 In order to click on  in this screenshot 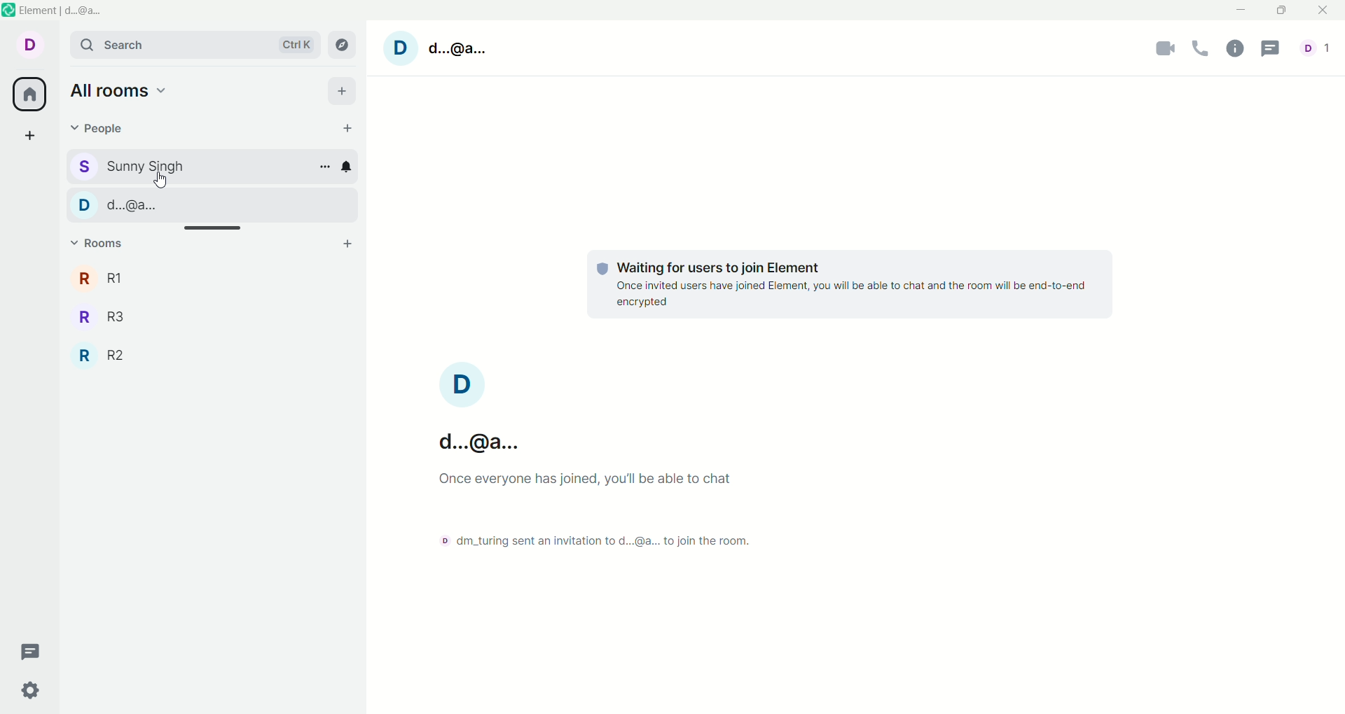, I will do `click(105, 353)`.